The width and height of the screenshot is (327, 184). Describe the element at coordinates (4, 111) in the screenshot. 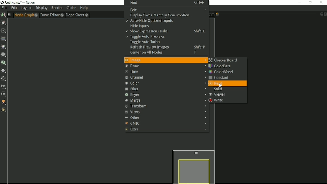

I see `Extra` at that location.